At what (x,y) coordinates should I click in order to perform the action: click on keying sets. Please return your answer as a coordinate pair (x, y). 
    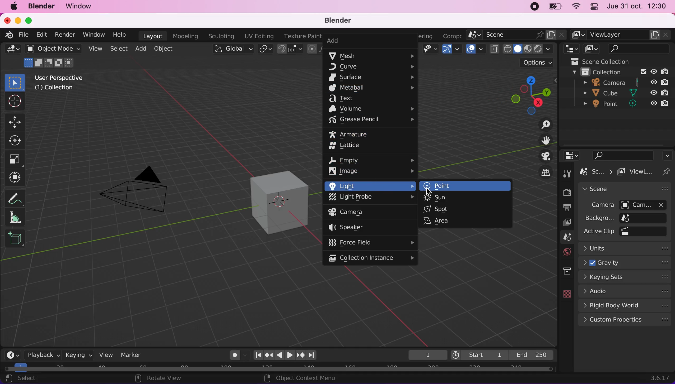
    Looking at the image, I should click on (626, 278).